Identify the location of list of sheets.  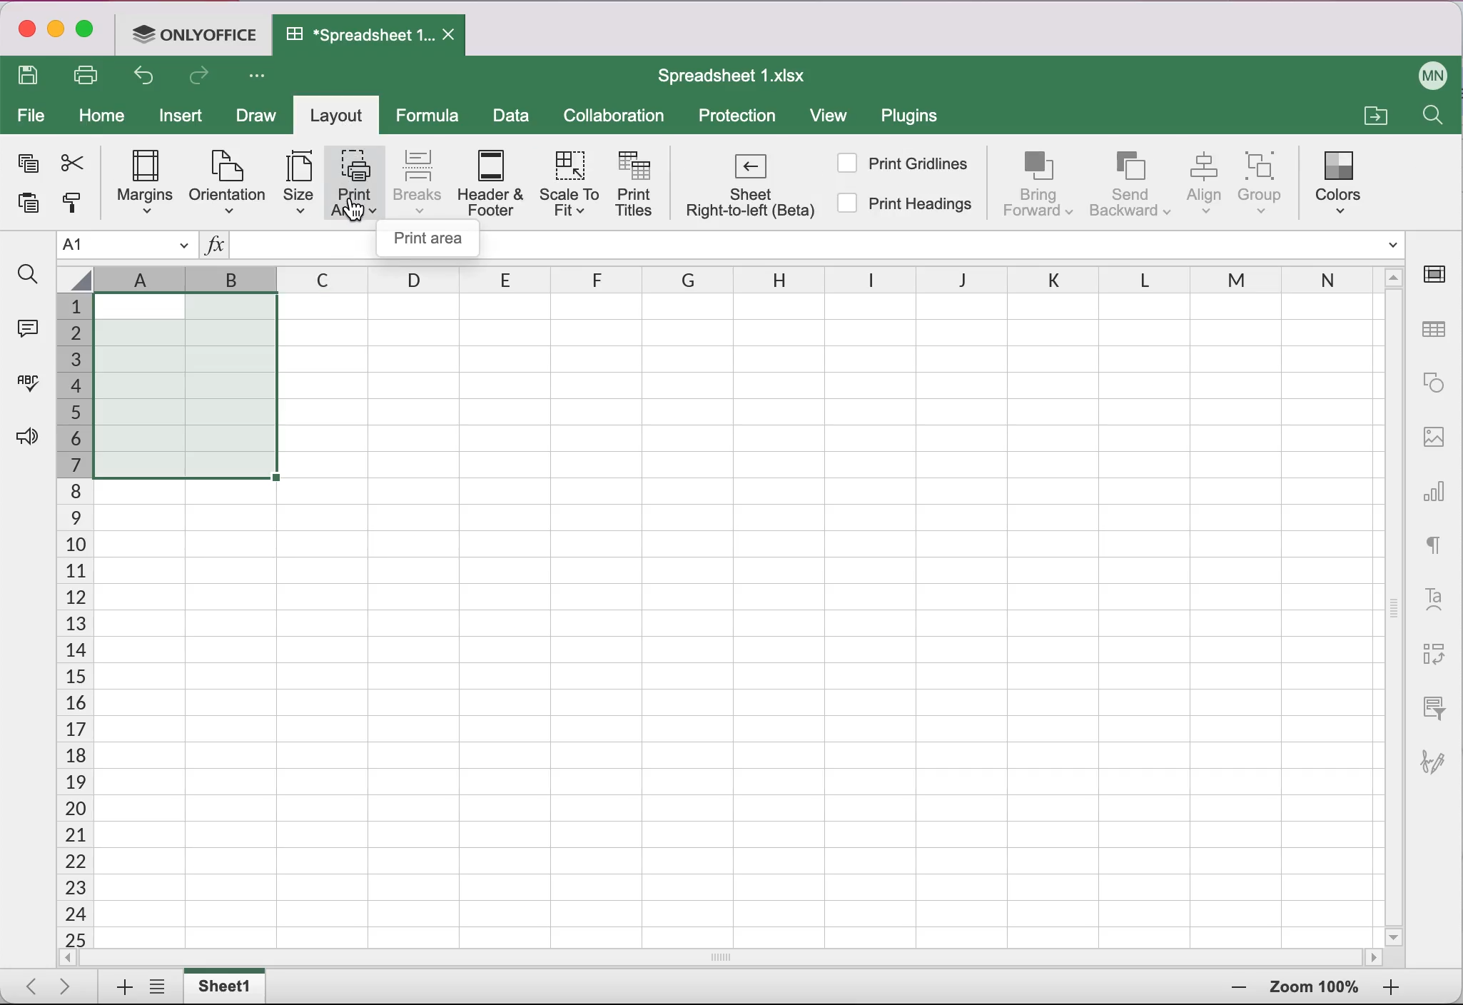
(161, 988).